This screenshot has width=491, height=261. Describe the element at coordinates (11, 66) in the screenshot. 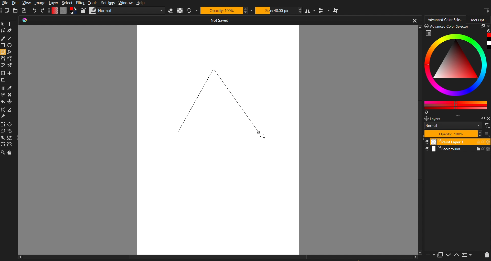

I see `multibrush tool` at that location.